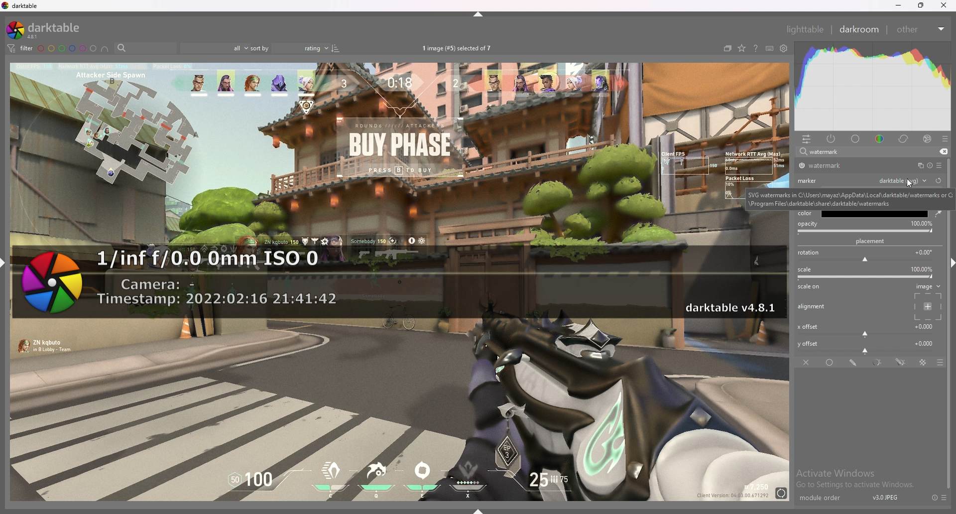  Describe the element at coordinates (833, 166) in the screenshot. I see `watermark` at that location.